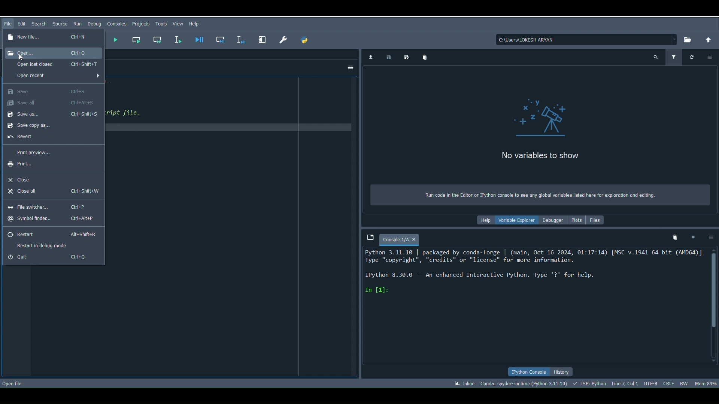  Describe the element at coordinates (281, 37) in the screenshot. I see `Preferences` at that location.